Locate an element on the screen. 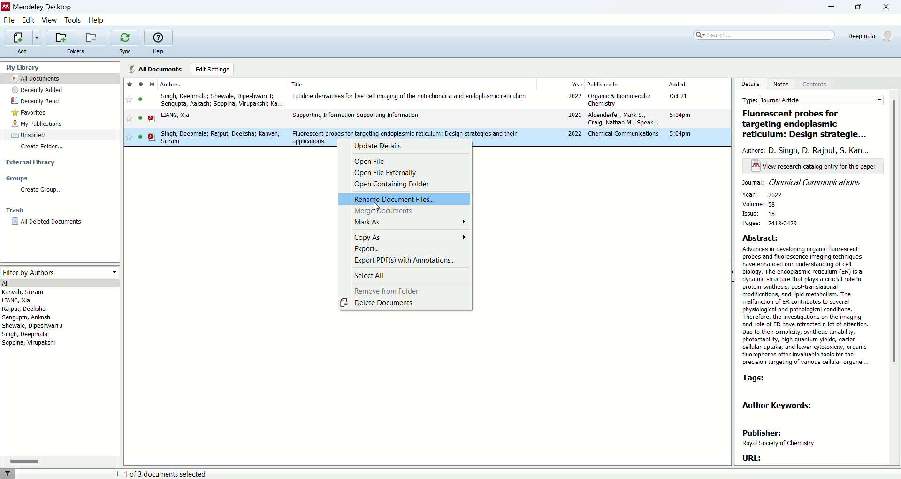 This screenshot has width=901, height=479. favorite is located at coordinates (129, 84).